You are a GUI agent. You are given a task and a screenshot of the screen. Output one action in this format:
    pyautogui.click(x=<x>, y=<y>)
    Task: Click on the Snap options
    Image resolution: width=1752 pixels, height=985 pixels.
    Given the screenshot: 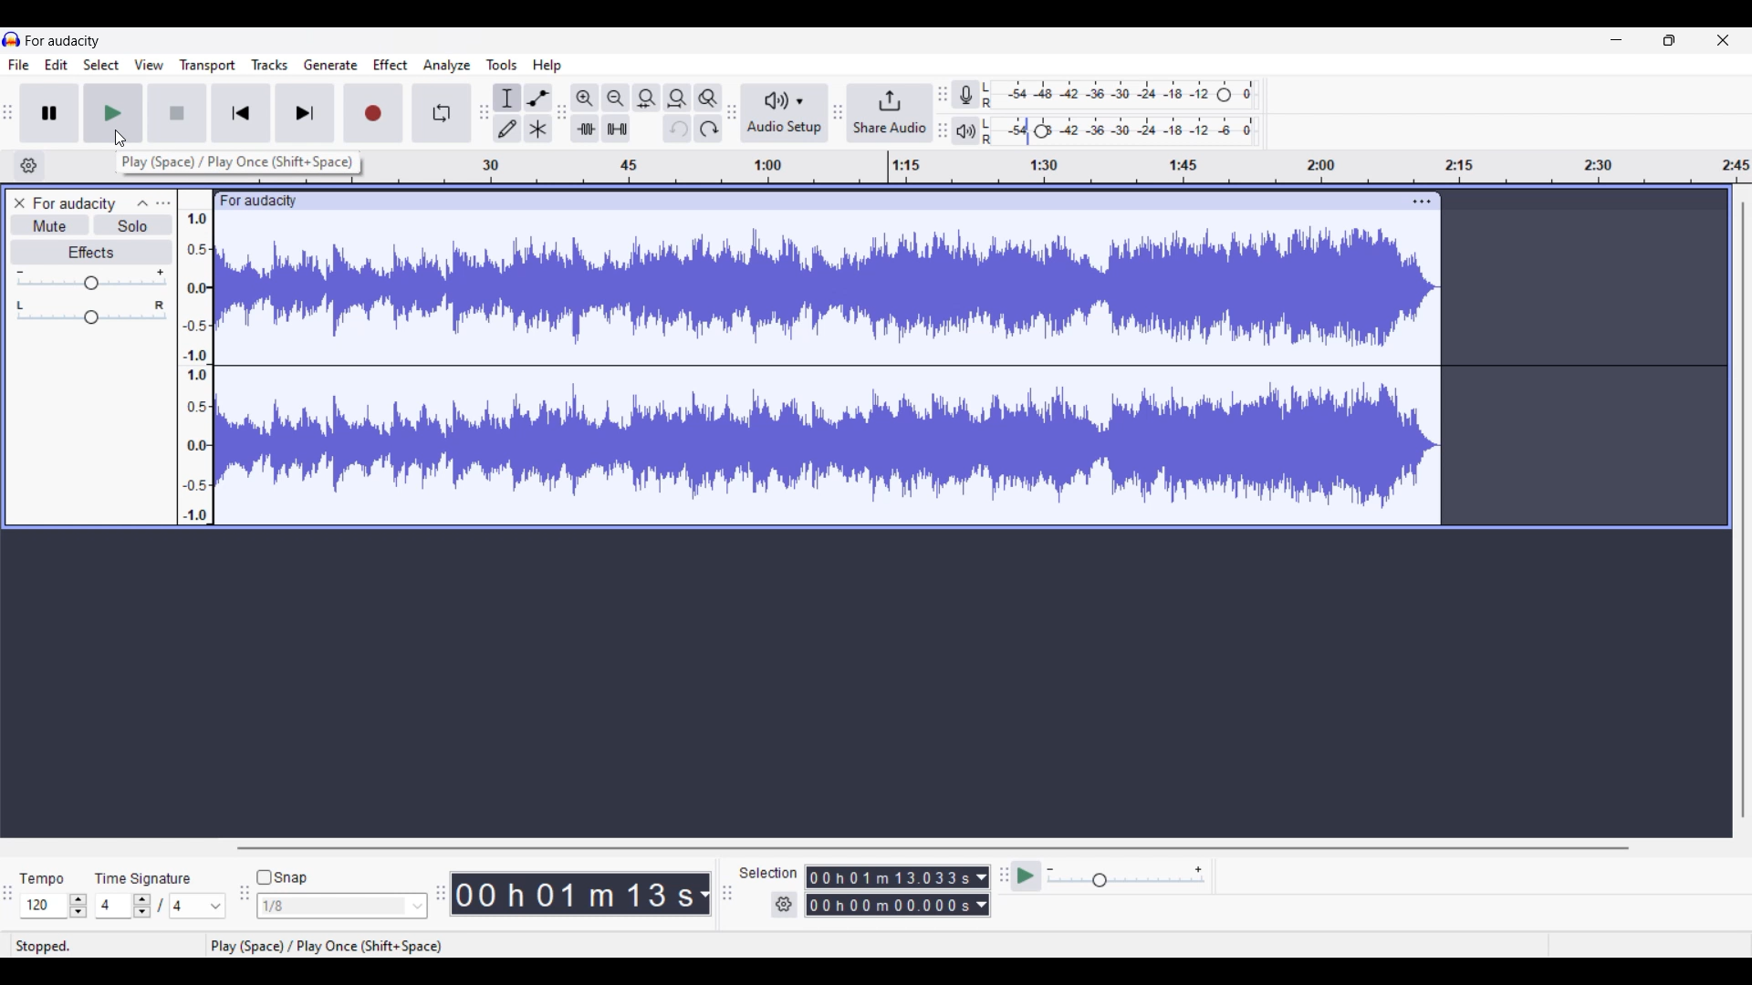 What is the action you would take?
    pyautogui.click(x=343, y=906)
    